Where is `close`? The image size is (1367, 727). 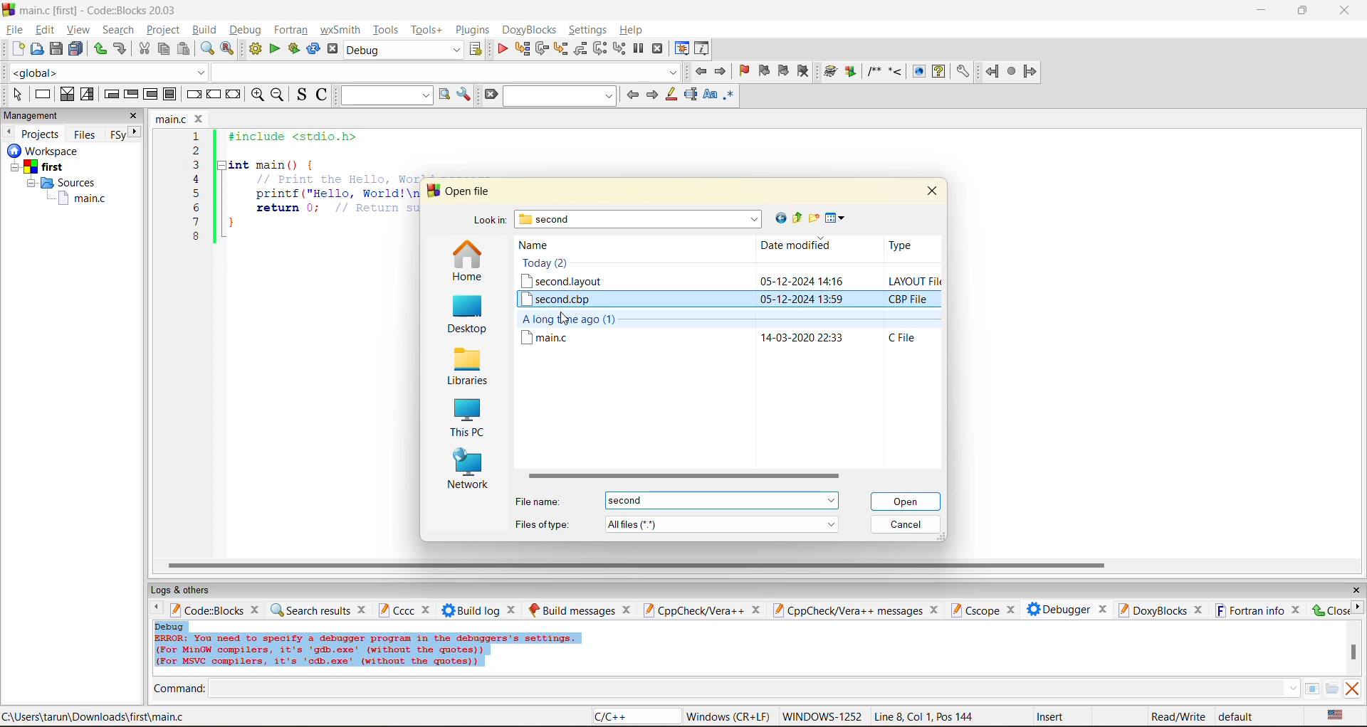
close is located at coordinates (627, 610).